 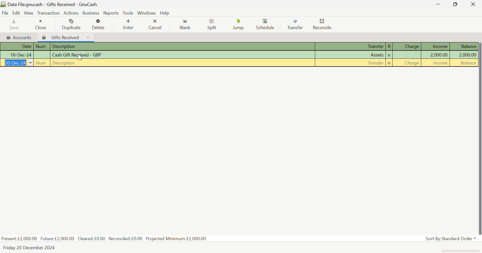 What do you see at coordinates (436, 63) in the screenshot?
I see `Income` at bounding box center [436, 63].